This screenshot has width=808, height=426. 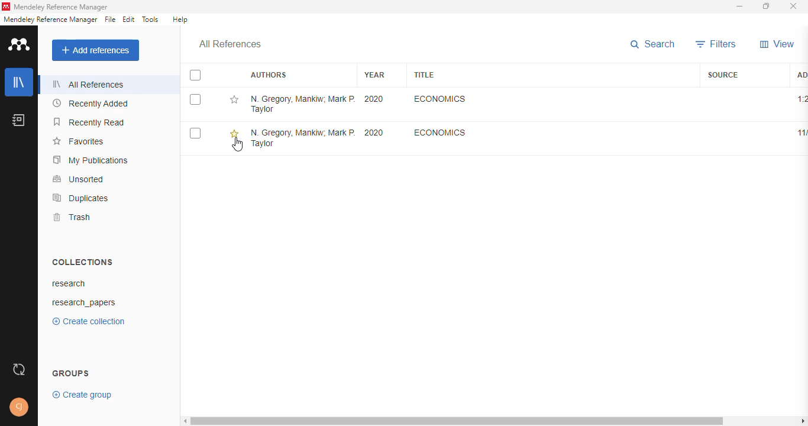 What do you see at coordinates (440, 99) in the screenshot?
I see `economics` at bounding box center [440, 99].